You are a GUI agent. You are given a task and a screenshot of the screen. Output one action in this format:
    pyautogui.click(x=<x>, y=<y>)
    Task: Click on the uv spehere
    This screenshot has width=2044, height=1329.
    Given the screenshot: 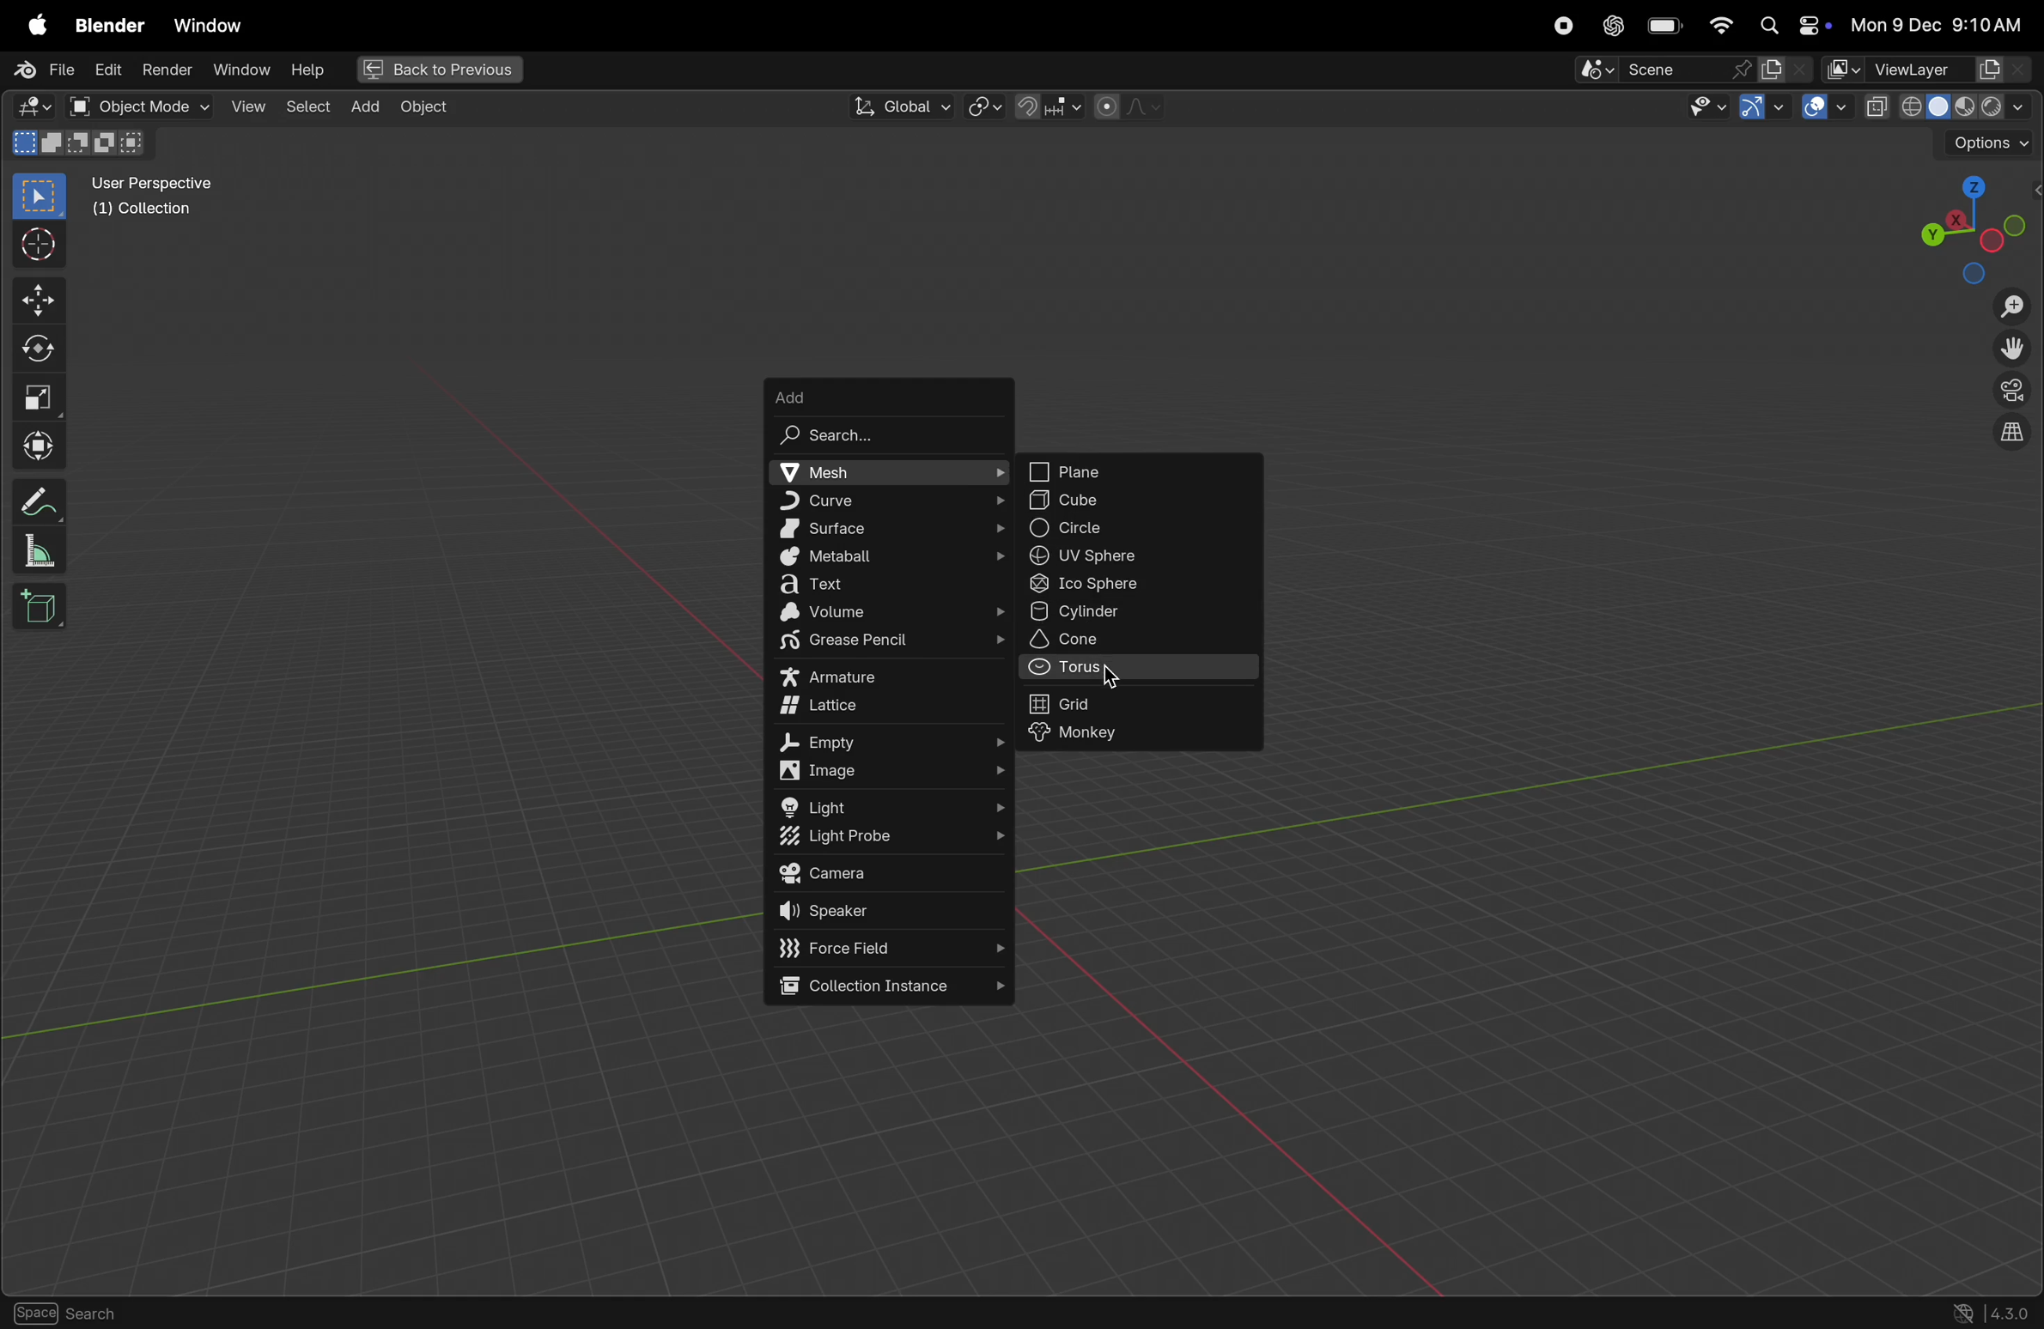 What is the action you would take?
    pyautogui.click(x=1139, y=557)
    